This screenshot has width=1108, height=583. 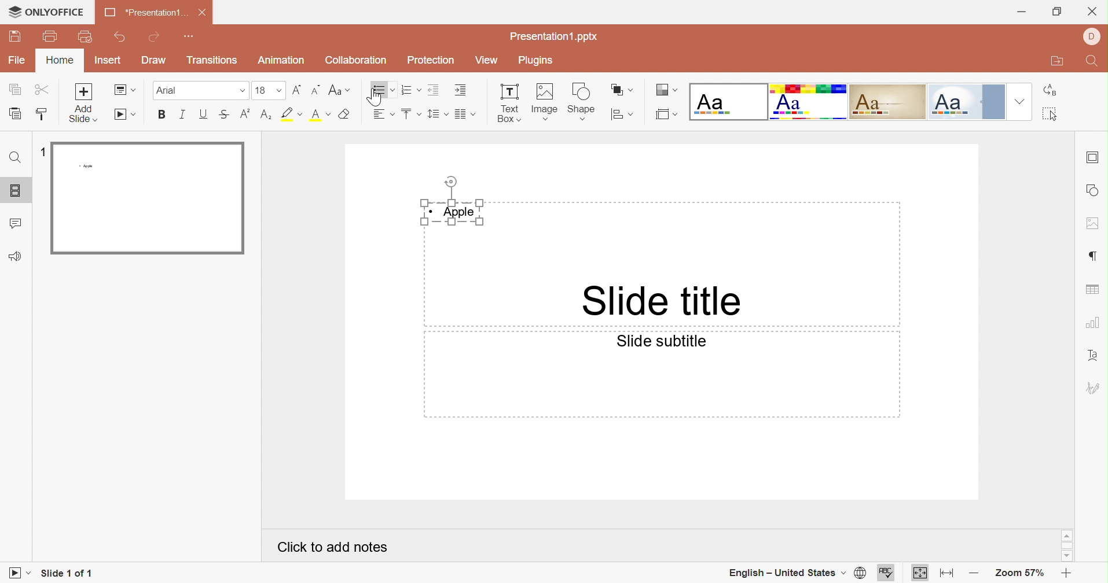 I want to click on cursor, so click(x=12, y=11).